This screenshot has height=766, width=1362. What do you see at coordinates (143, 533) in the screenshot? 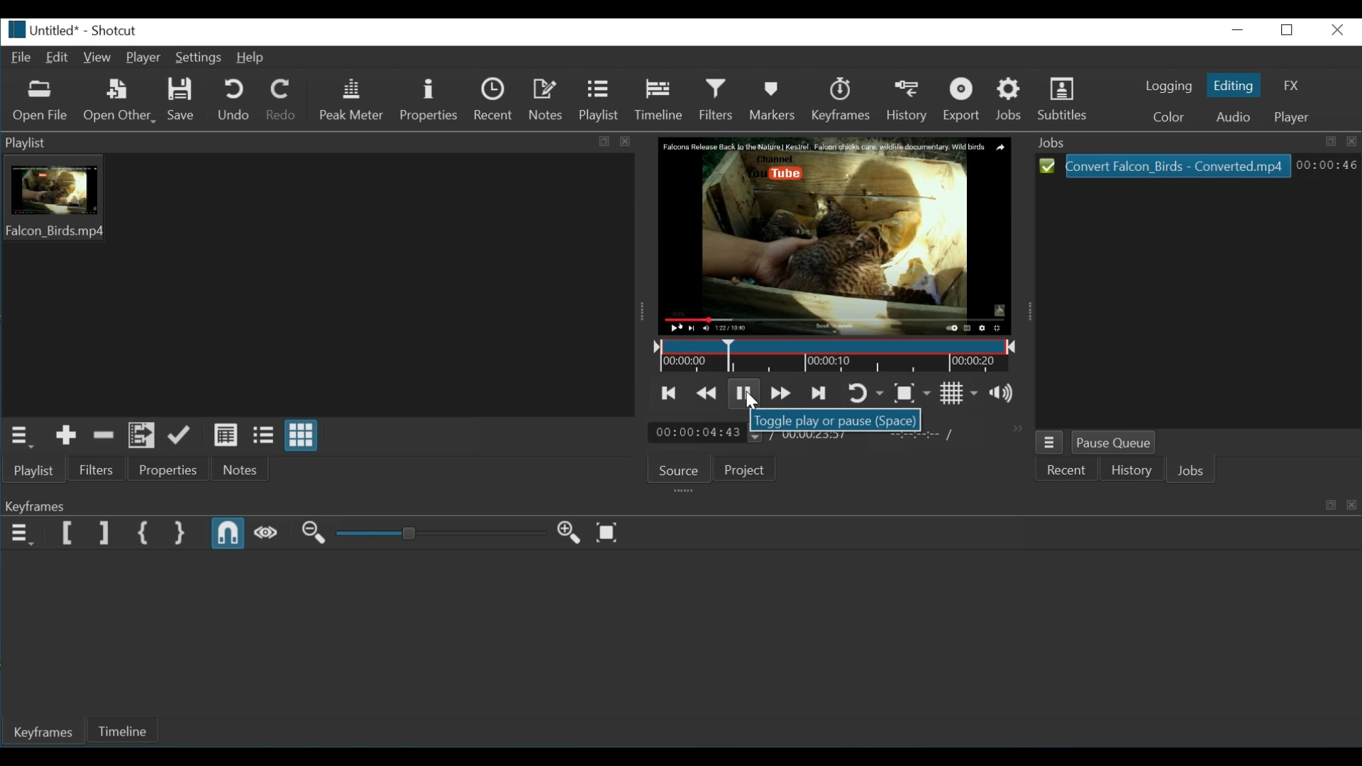
I see `Set First Simple Keyframe` at bounding box center [143, 533].